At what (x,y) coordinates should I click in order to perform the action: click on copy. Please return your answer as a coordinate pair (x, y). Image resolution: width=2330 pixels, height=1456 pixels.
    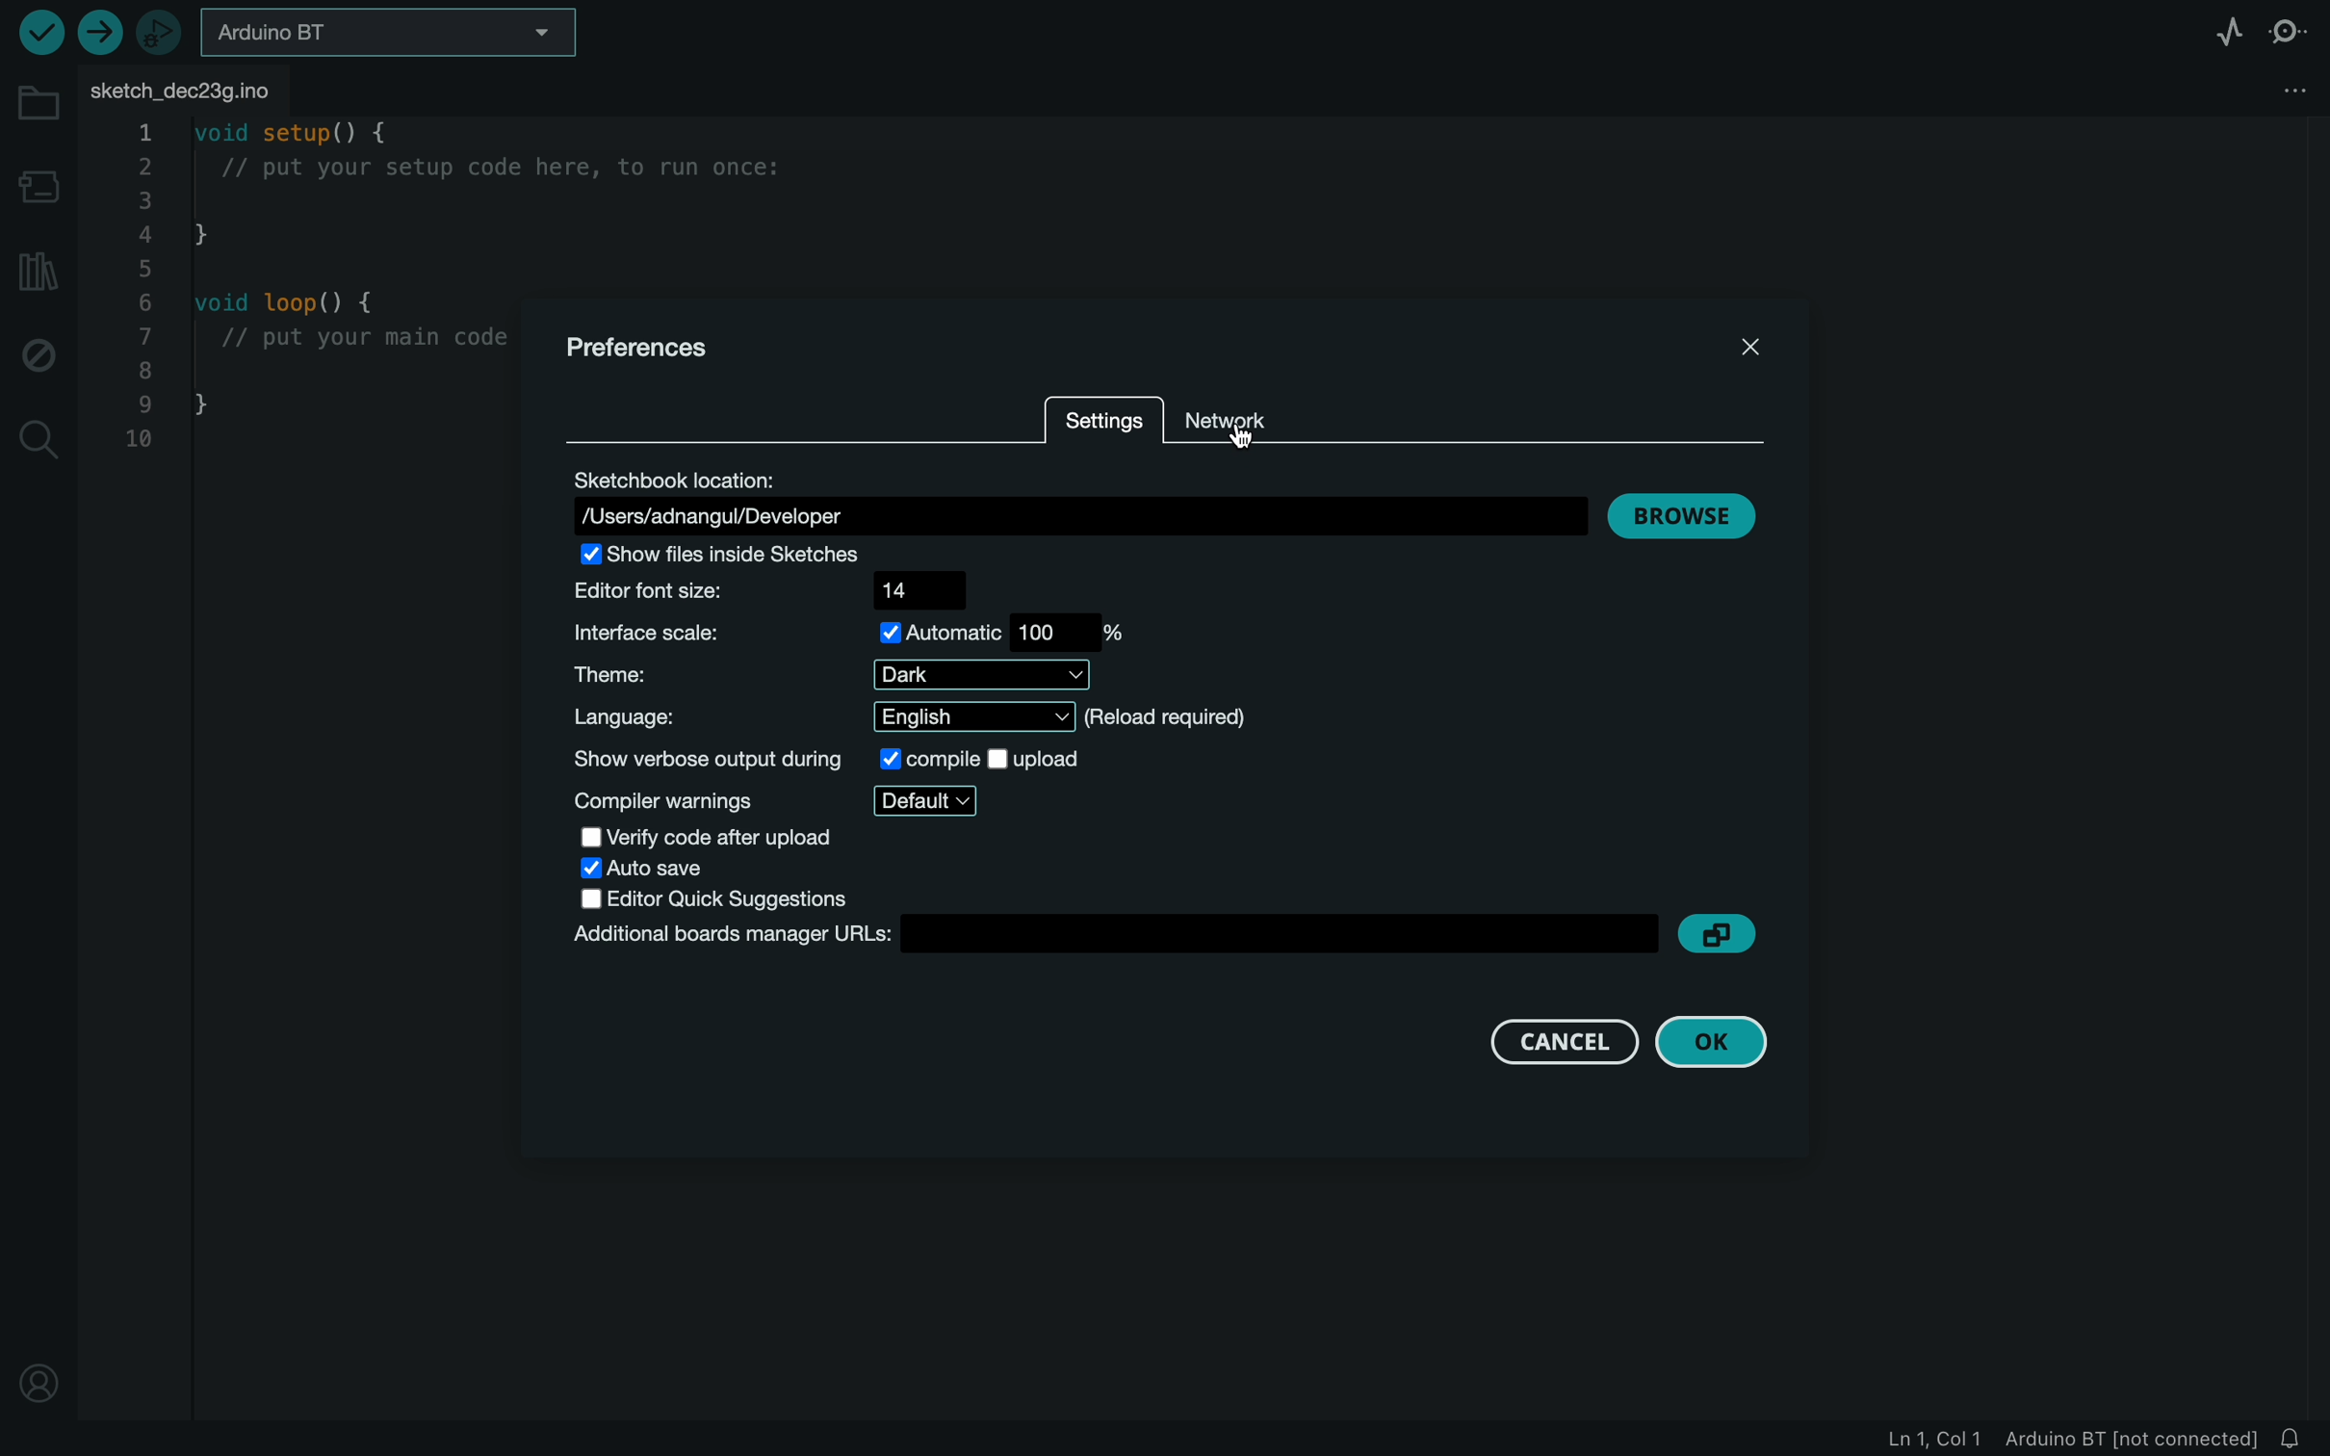
    Looking at the image, I should click on (1727, 931).